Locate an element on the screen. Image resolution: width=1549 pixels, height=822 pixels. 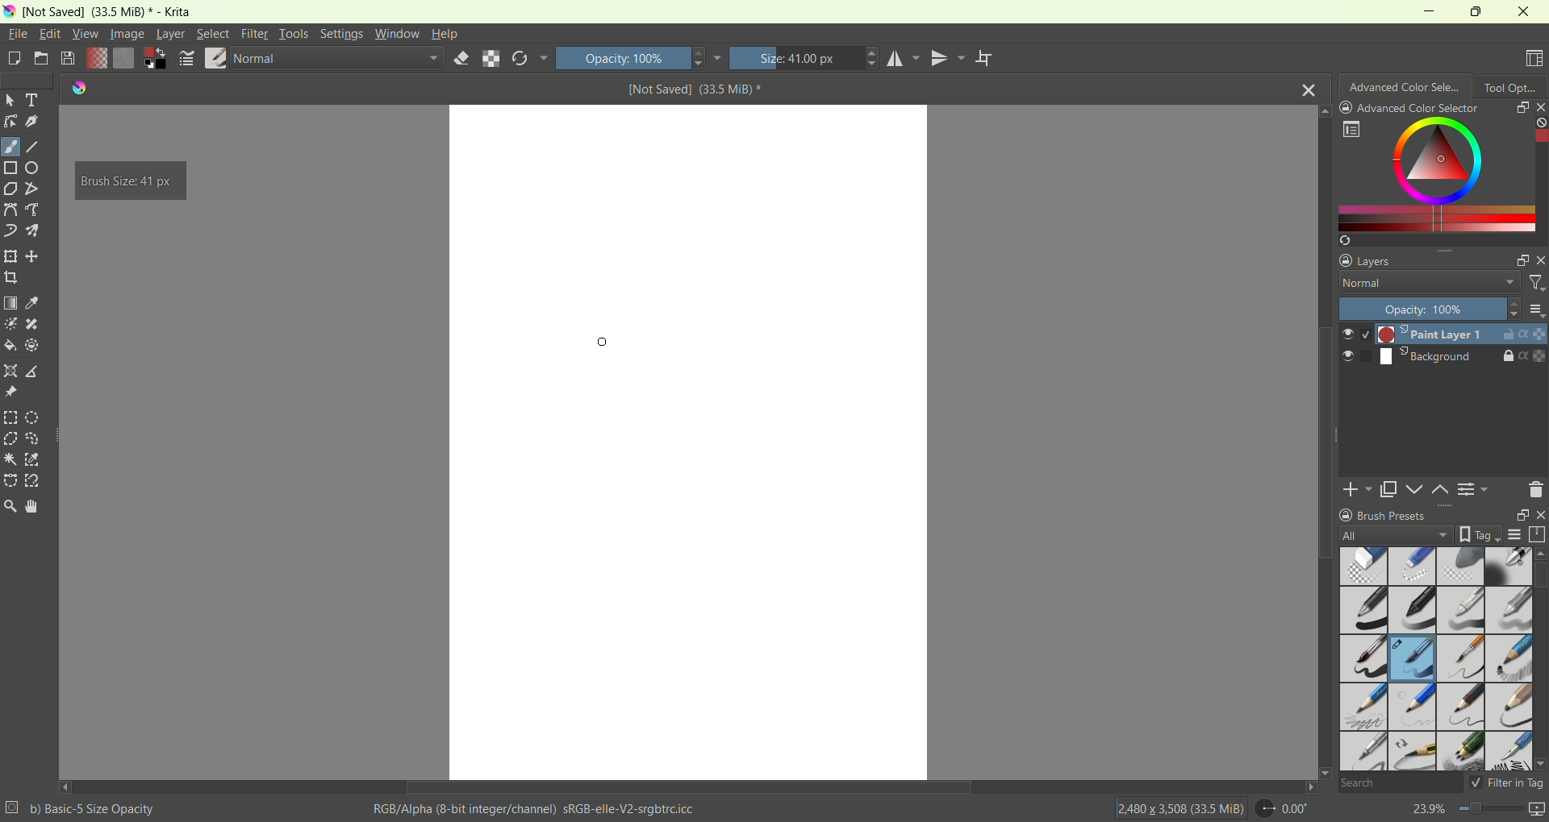
ellipse is located at coordinates (35, 168).